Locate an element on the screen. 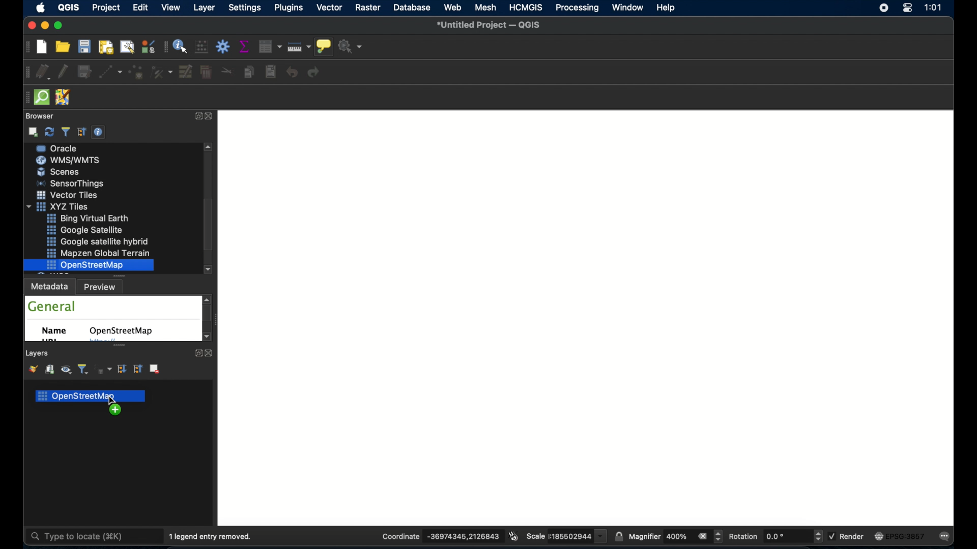 Image resolution: width=977 pixels, height=549 pixels. metadata is located at coordinates (49, 287).